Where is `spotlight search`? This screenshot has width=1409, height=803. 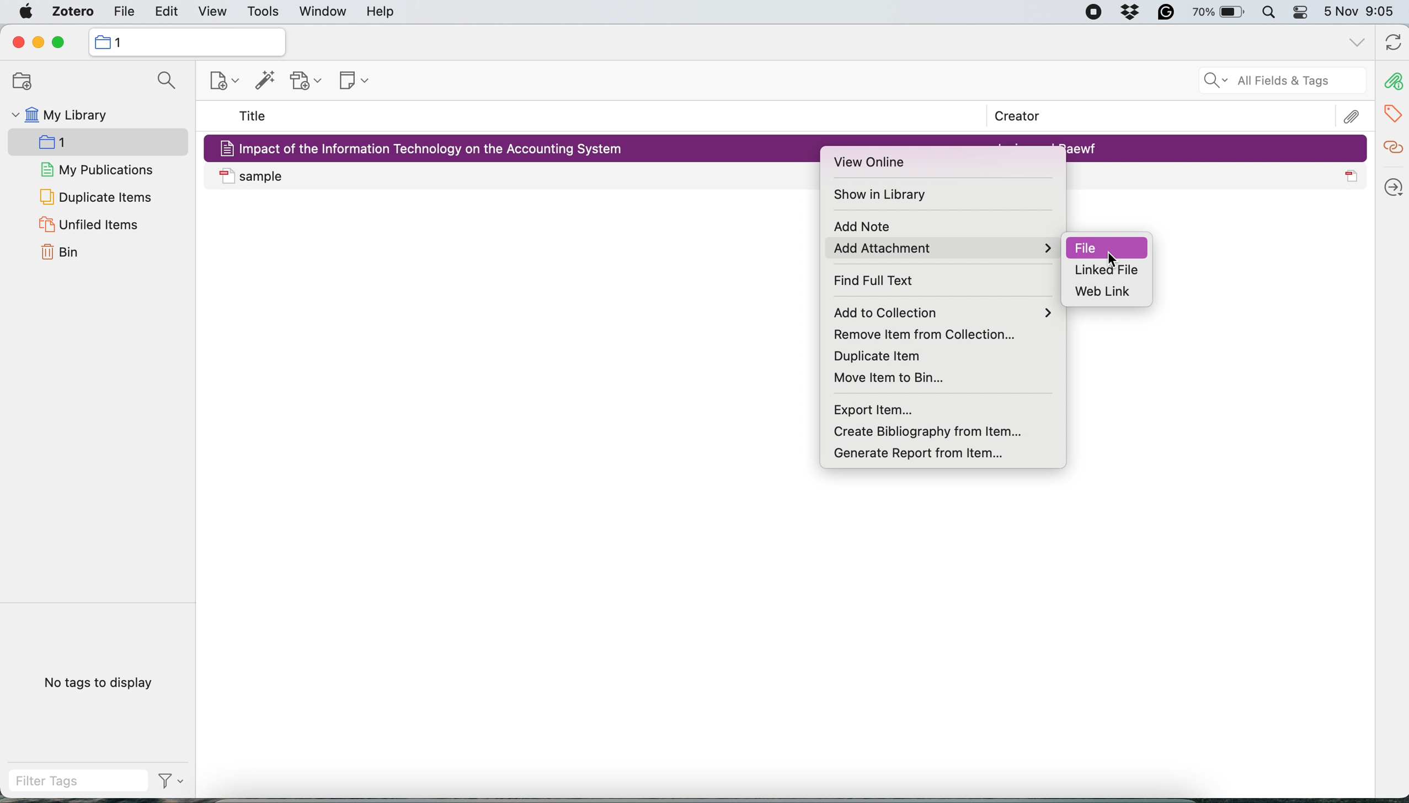
spotlight search is located at coordinates (1268, 14).